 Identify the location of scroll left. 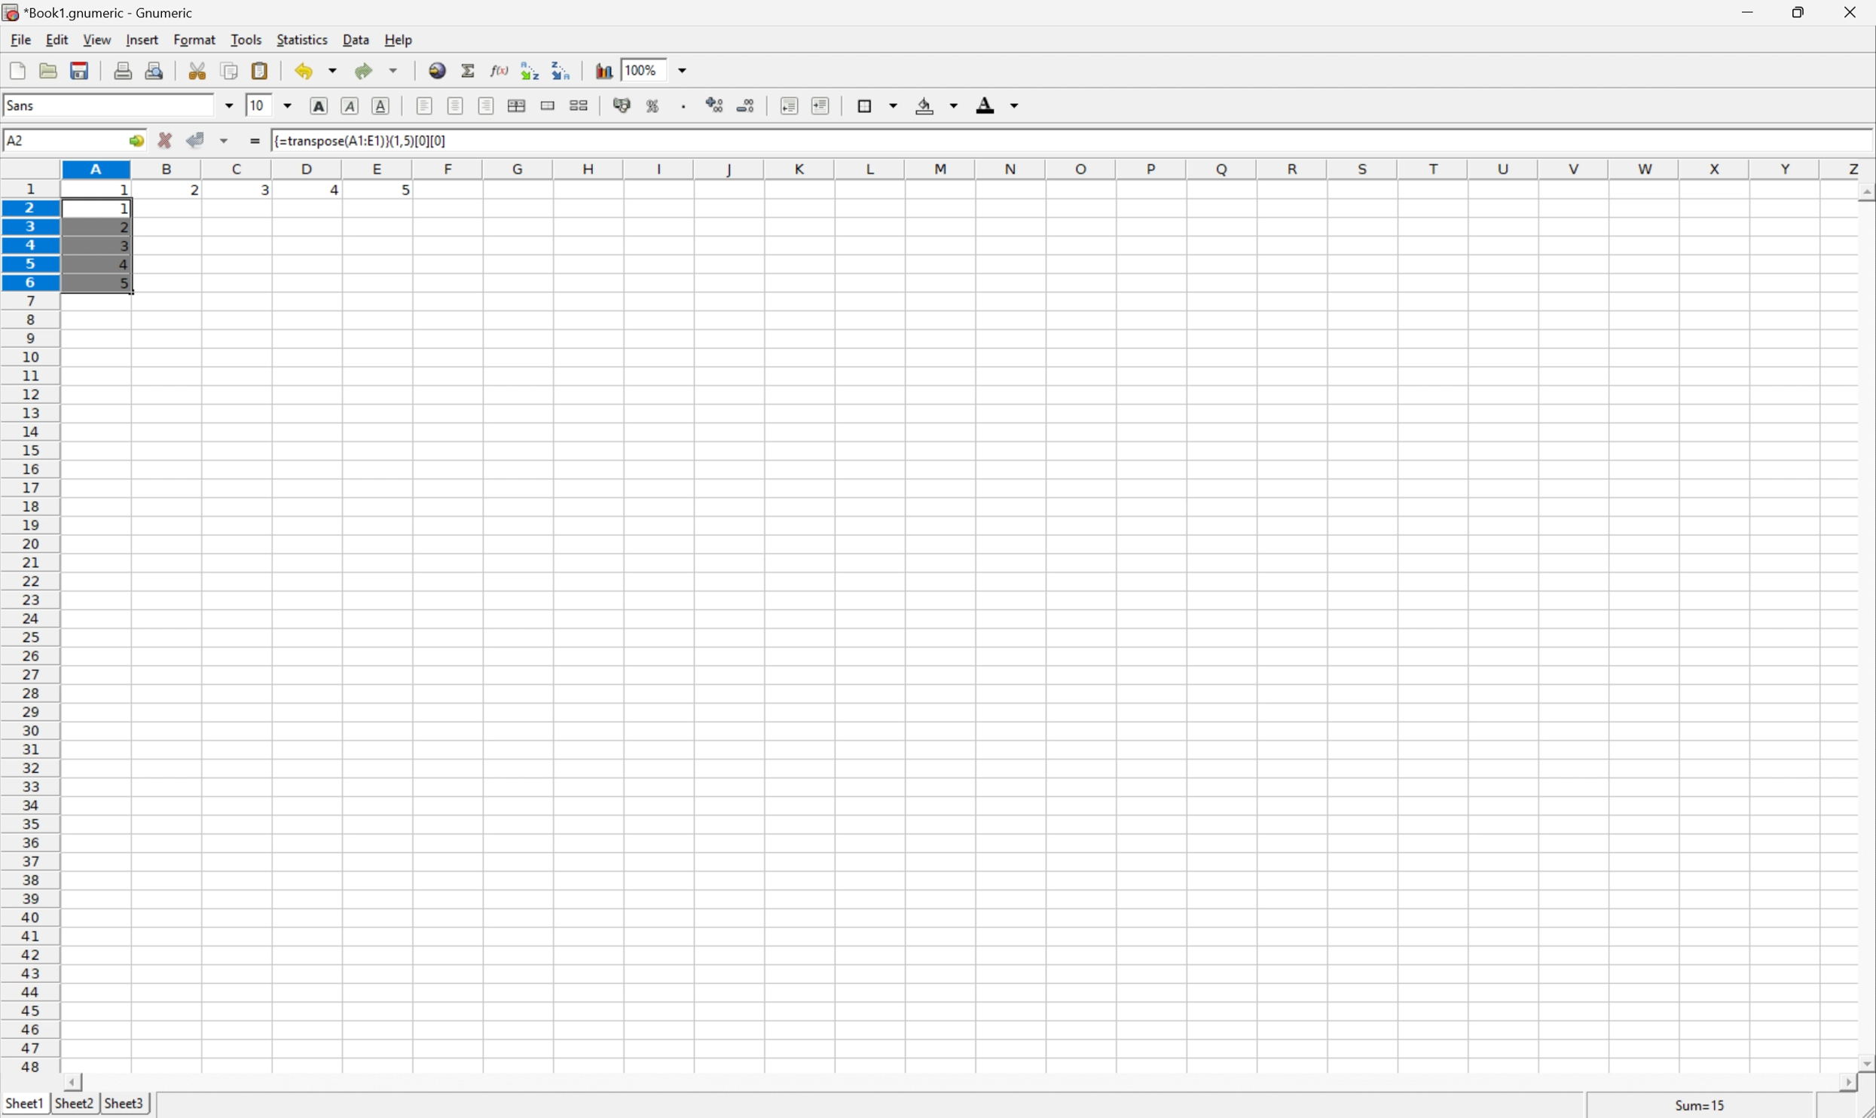
(78, 1083).